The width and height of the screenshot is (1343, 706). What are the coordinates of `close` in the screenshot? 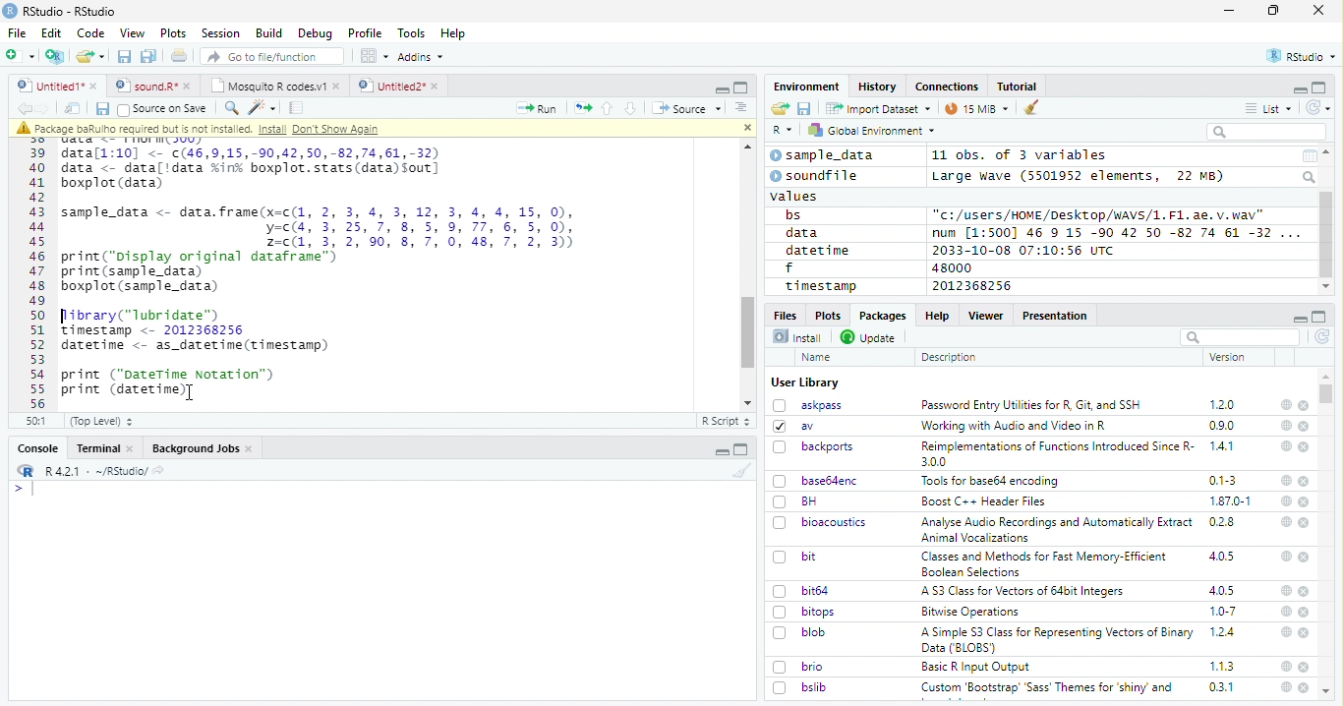 It's located at (744, 126).